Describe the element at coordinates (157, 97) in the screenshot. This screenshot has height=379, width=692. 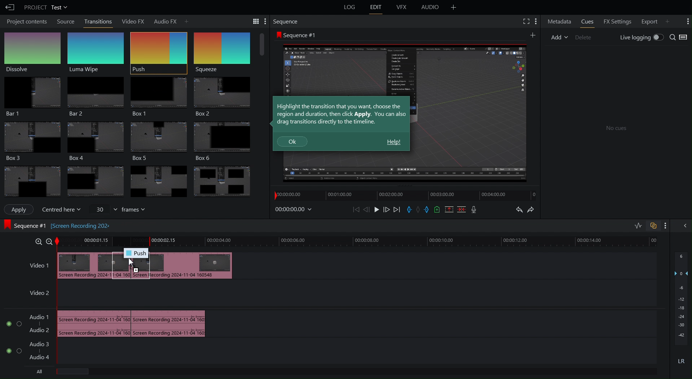
I see `Box 1` at that location.